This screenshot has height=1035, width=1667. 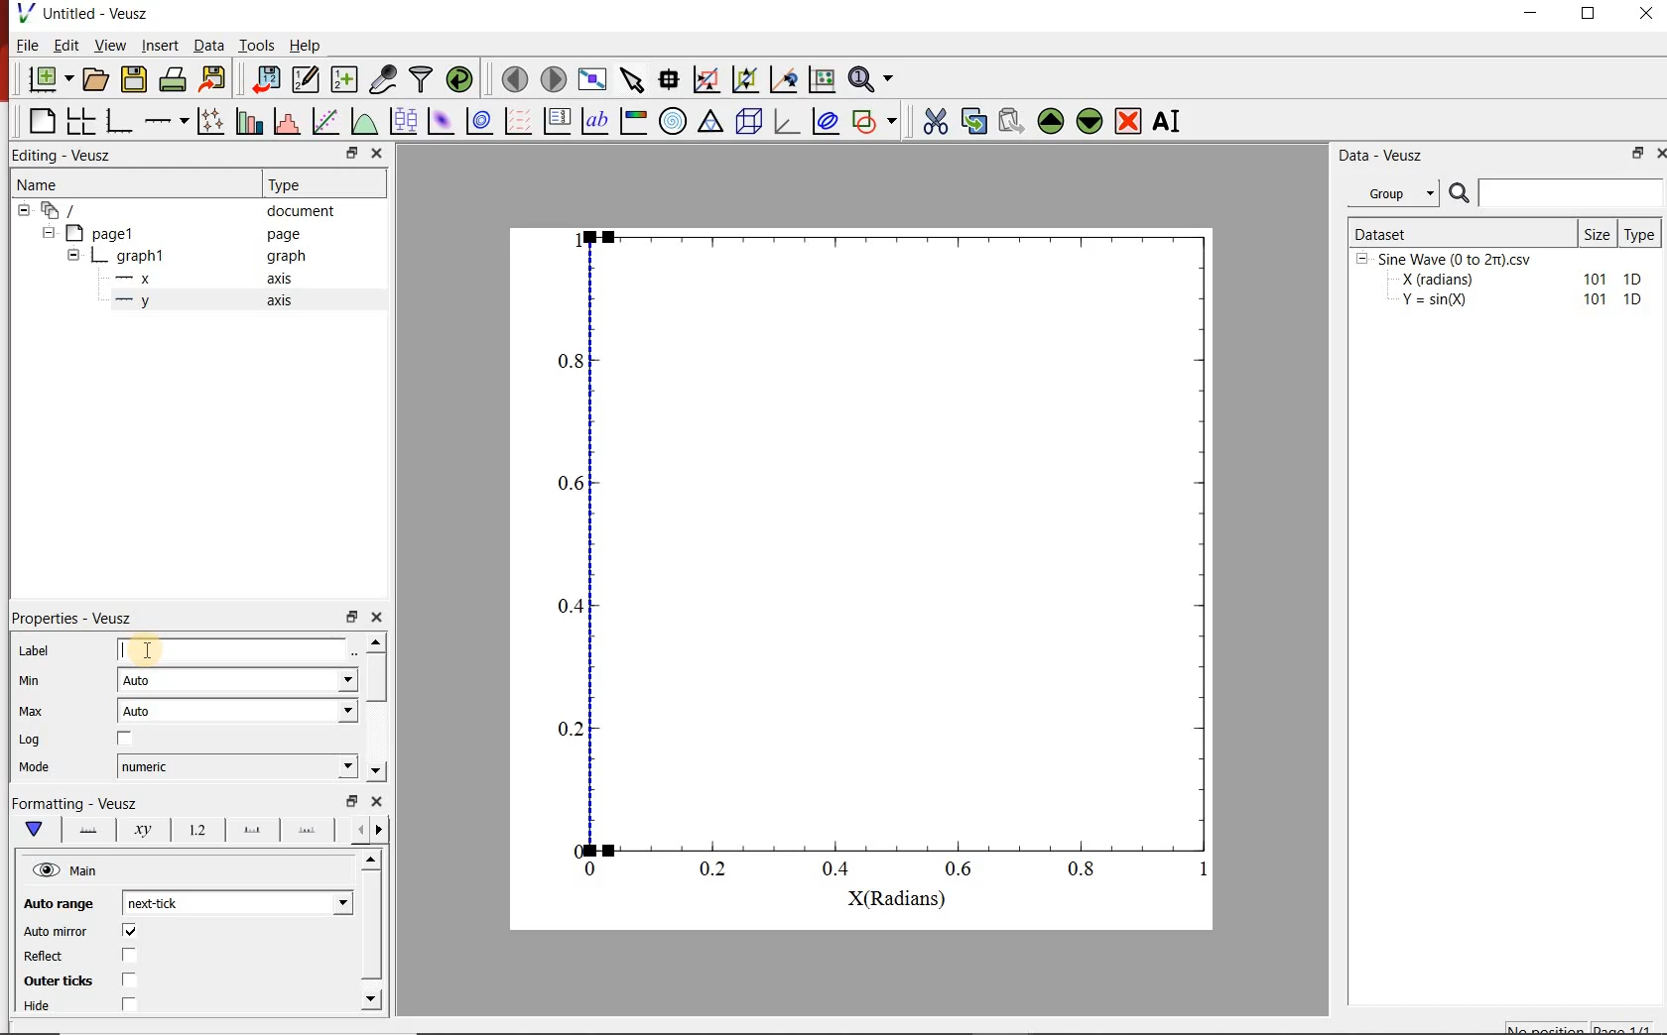 What do you see at coordinates (1051, 121) in the screenshot?
I see `move up` at bounding box center [1051, 121].